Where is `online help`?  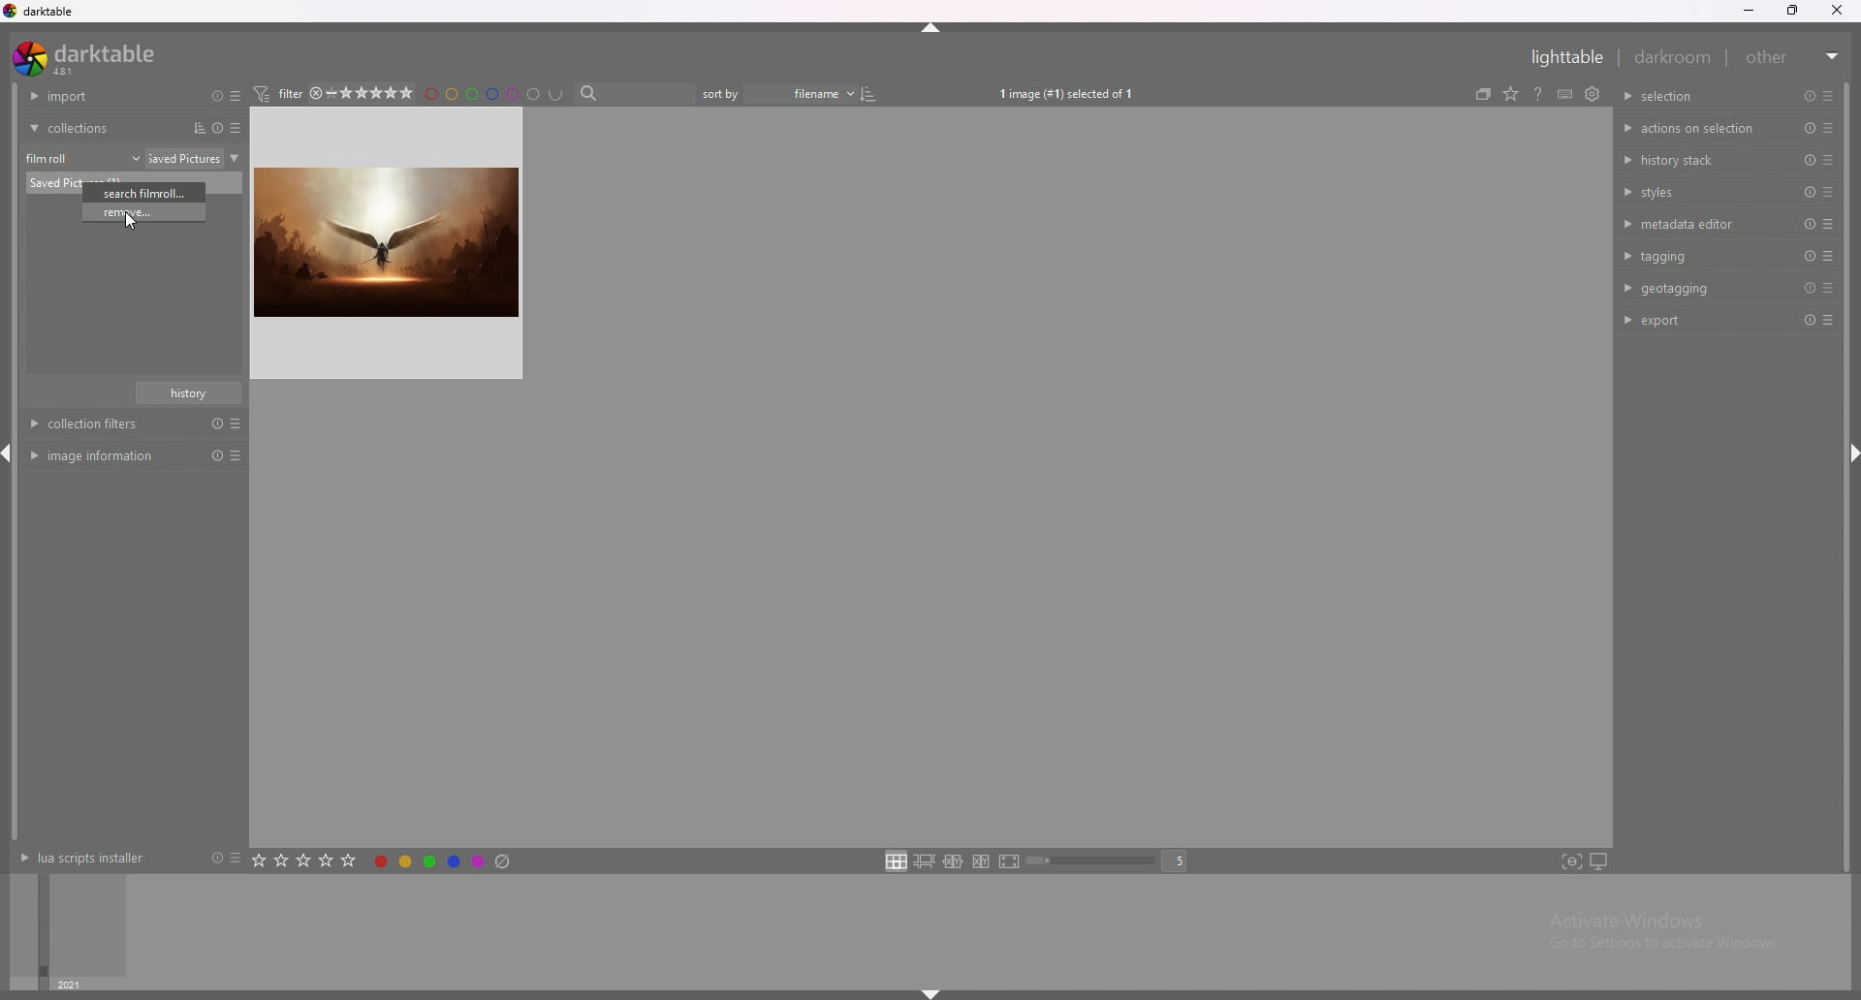
online help is located at coordinates (1562, 93).